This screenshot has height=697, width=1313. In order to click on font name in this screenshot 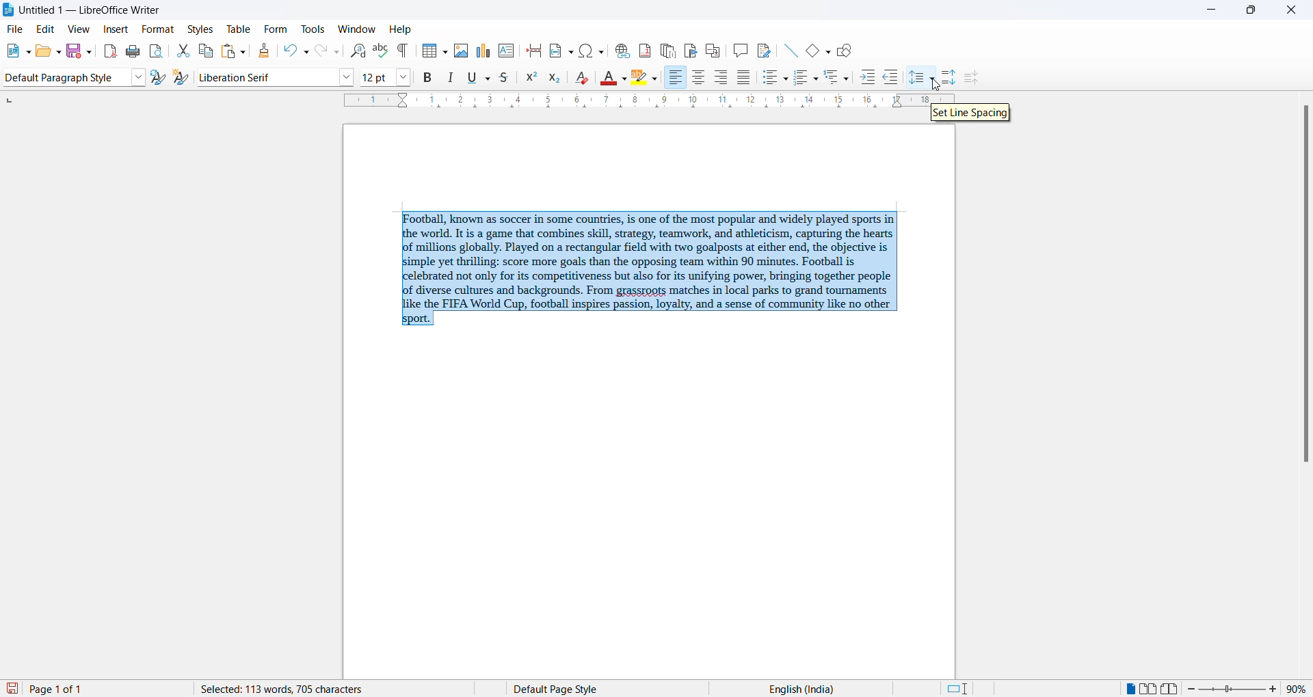, I will do `click(266, 77)`.